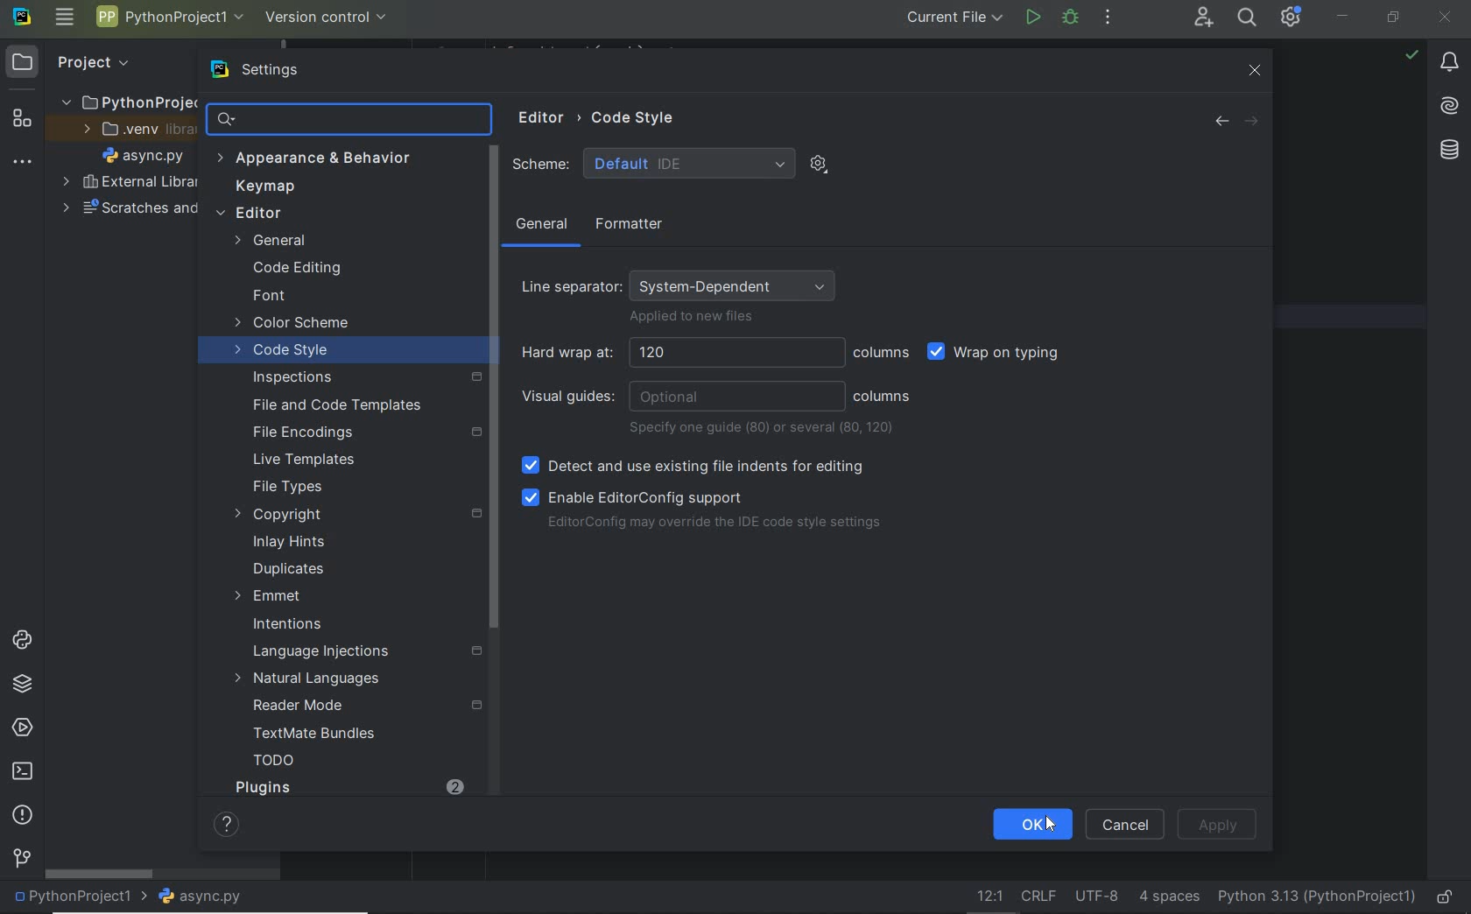 The width and height of the screenshot is (1471, 914). I want to click on columns, so click(883, 397).